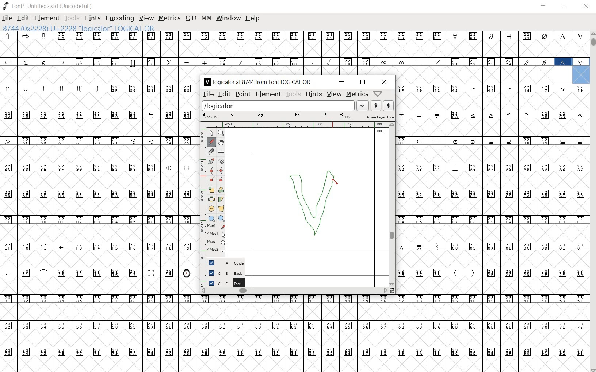 The height and width of the screenshot is (372, 596). I want to click on perform a perspective transformation on the selection, so click(221, 209).